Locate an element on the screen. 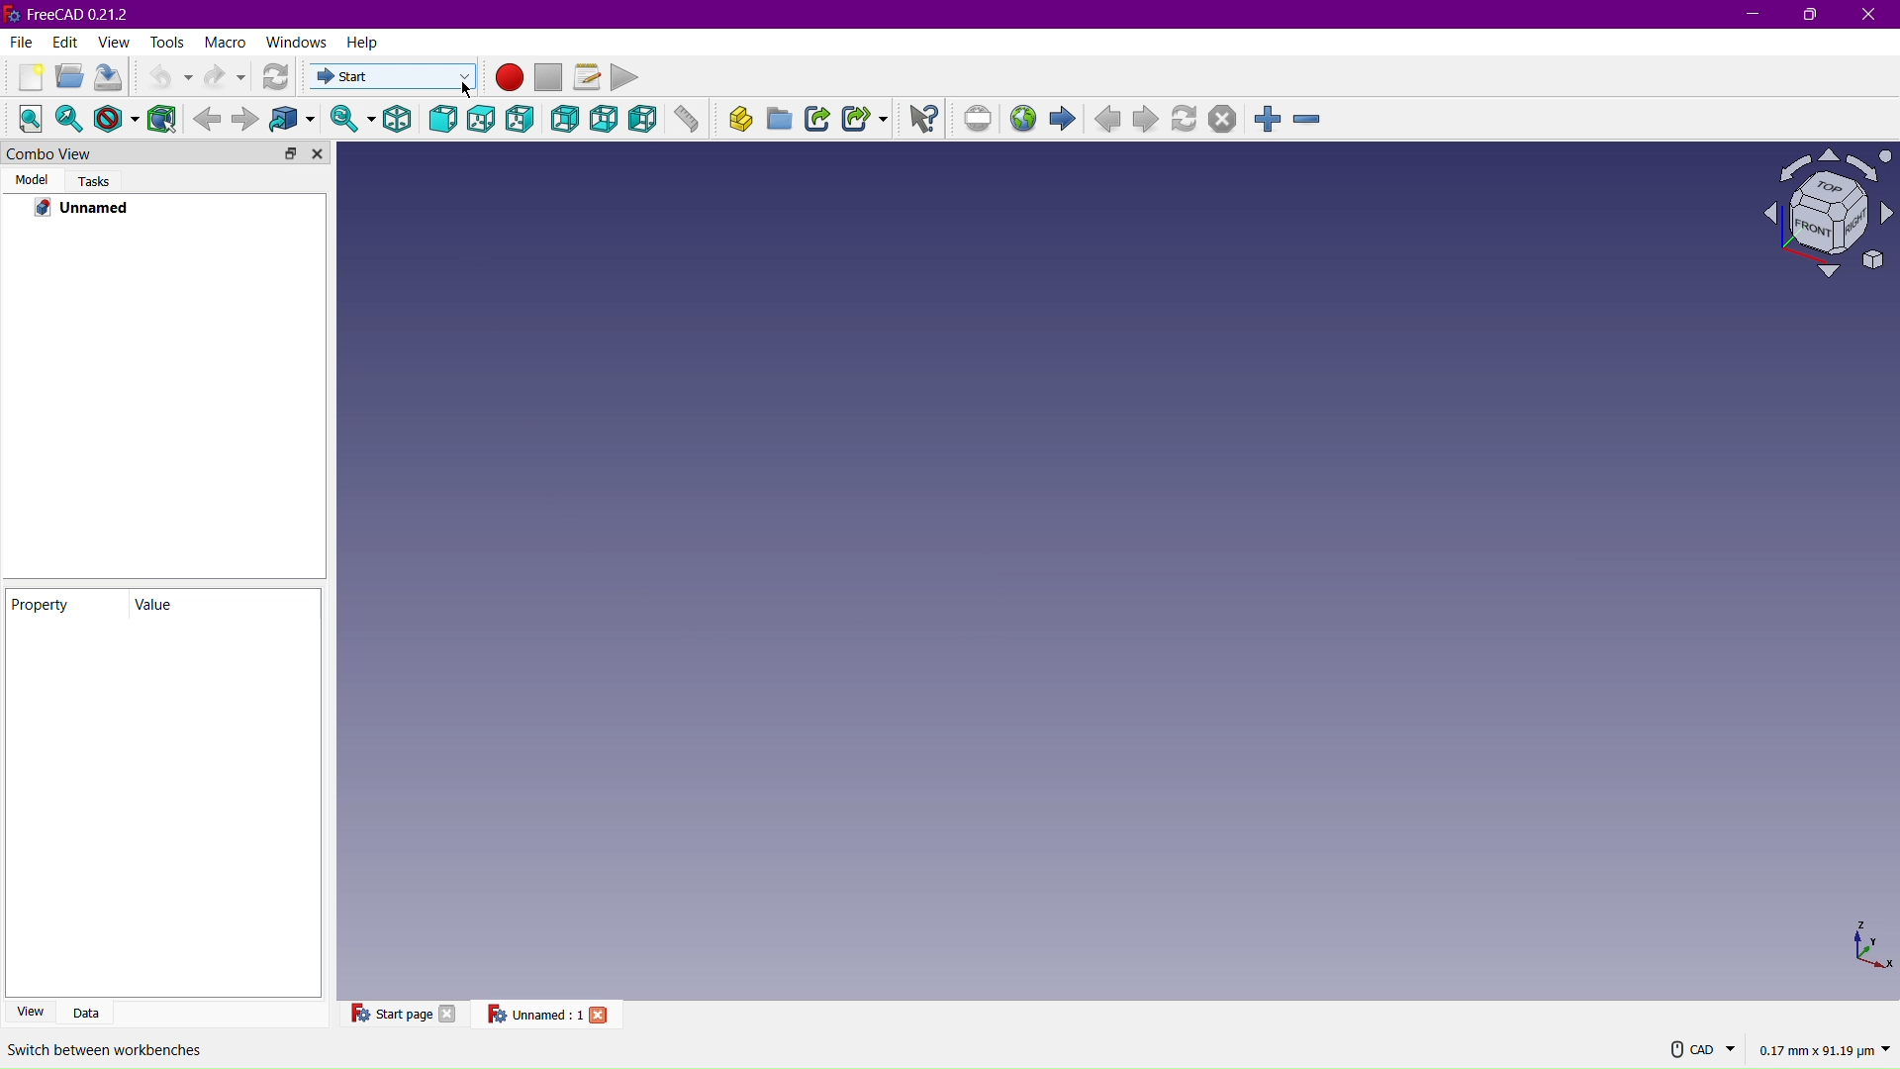 The height and width of the screenshot is (1069, 1900). Link is located at coordinates (820, 121).